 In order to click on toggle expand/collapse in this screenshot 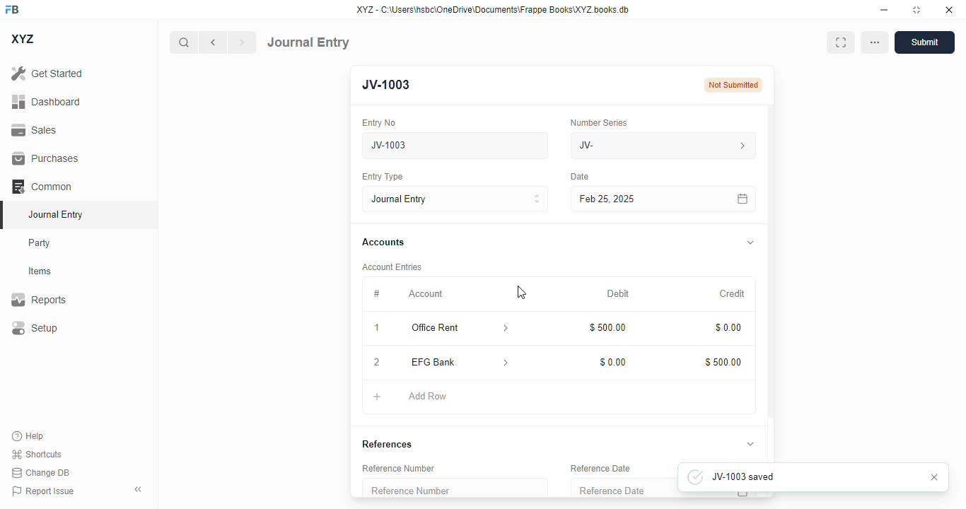, I will do `click(750, 443)`.